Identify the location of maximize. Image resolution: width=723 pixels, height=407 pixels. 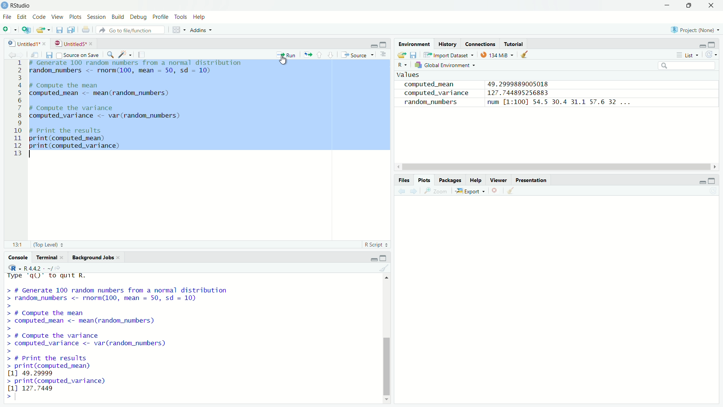
(384, 43).